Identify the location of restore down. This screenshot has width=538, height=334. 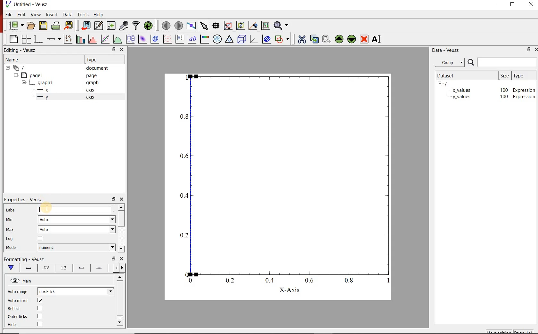
(113, 258).